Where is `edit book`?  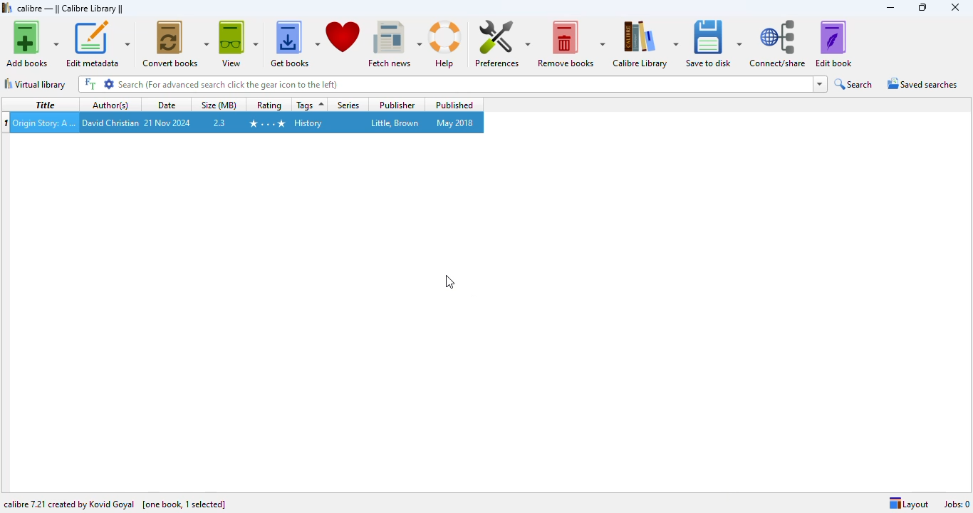 edit book is located at coordinates (834, 43).